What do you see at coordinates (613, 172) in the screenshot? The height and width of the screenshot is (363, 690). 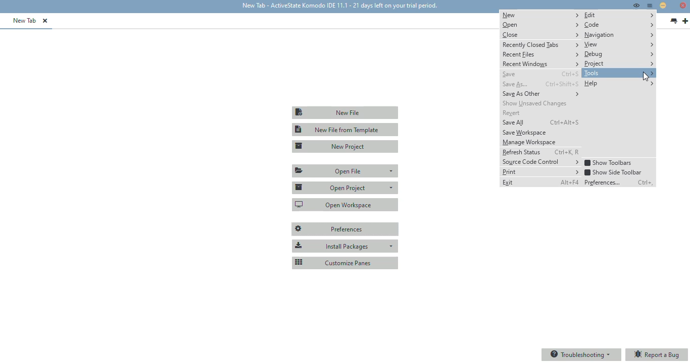 I see `show side toolbar` at bounding box center [613, 172].